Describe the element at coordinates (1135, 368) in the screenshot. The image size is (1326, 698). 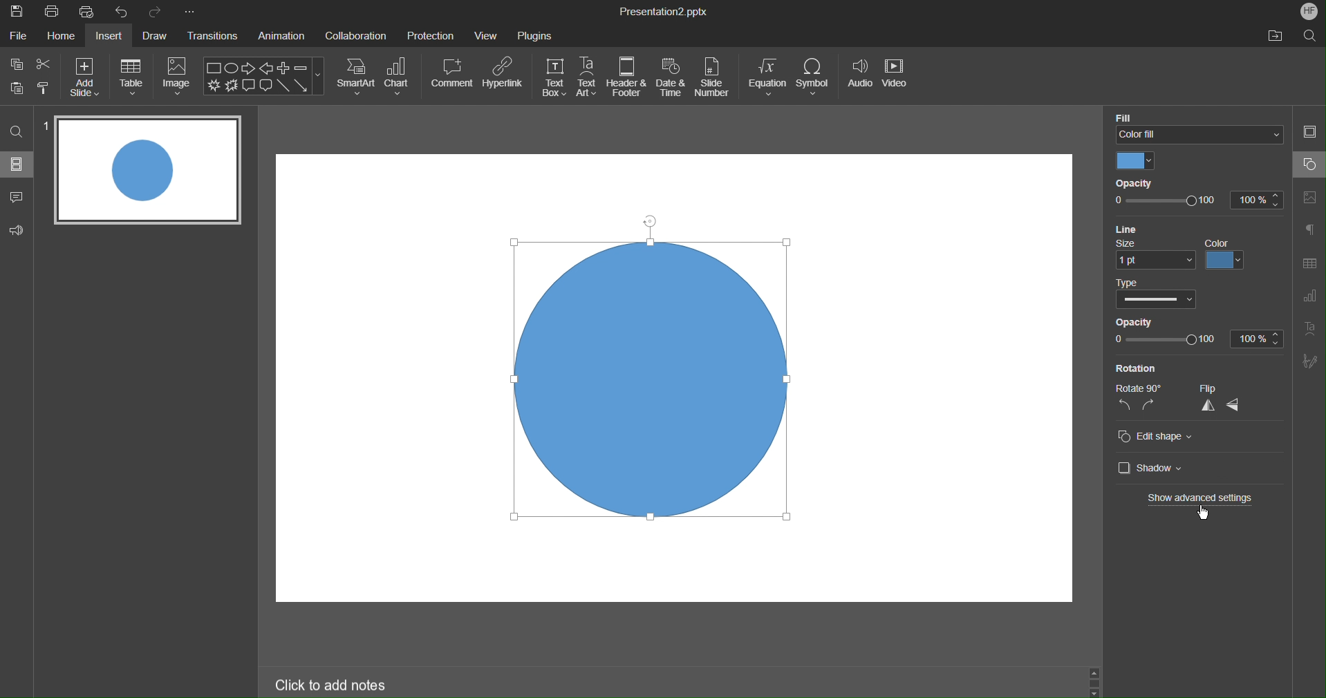
I see `Rotation` at that location.